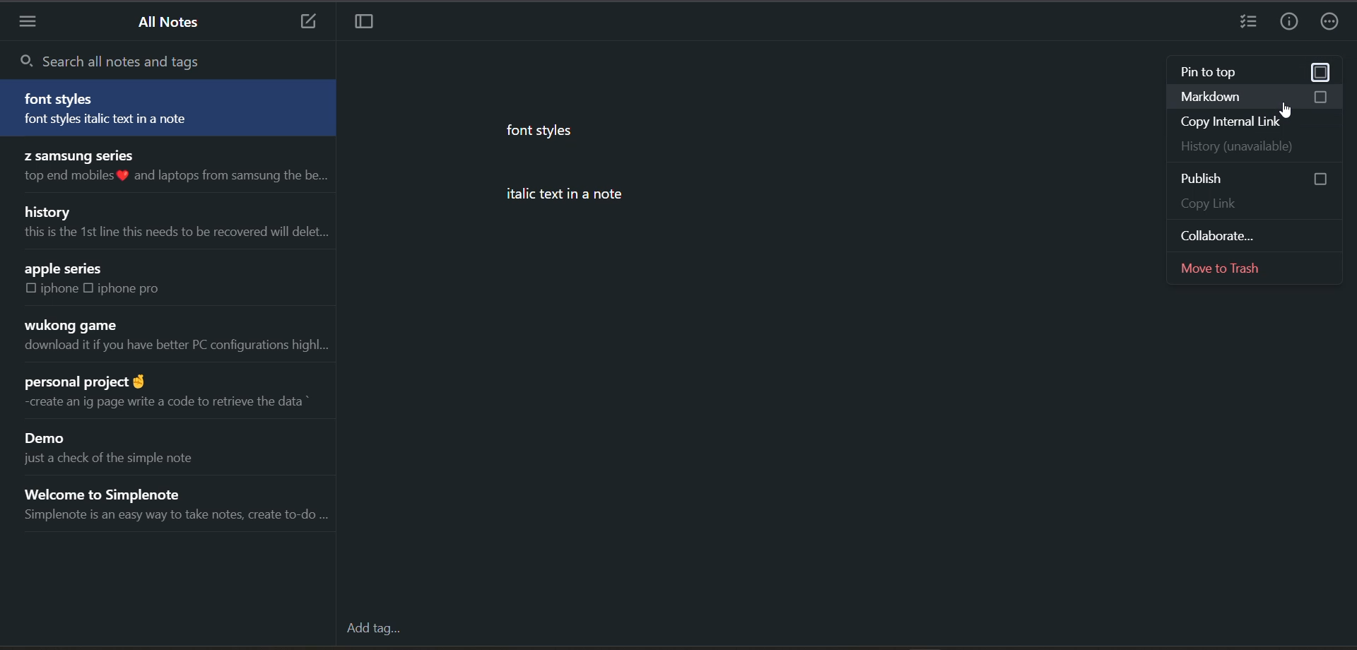 Image resolution: width=1357 pixels, height=650 pixels. I want to click on pin to top, so click(1252, 73).